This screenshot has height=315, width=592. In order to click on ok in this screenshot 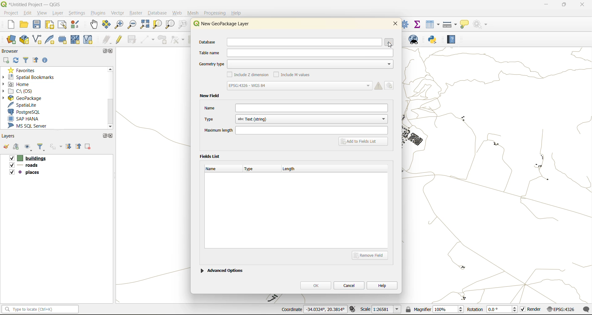, I will do `click(315, 285)`.